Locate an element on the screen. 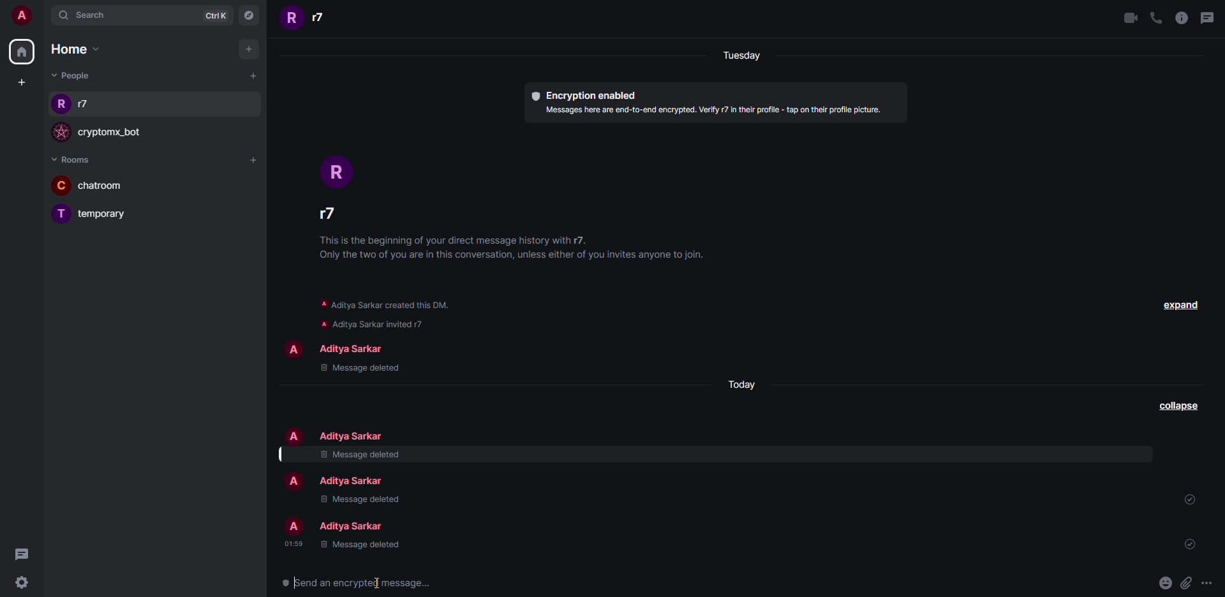 The image size is (1225, 597). people is located at coordinates (323, 20).